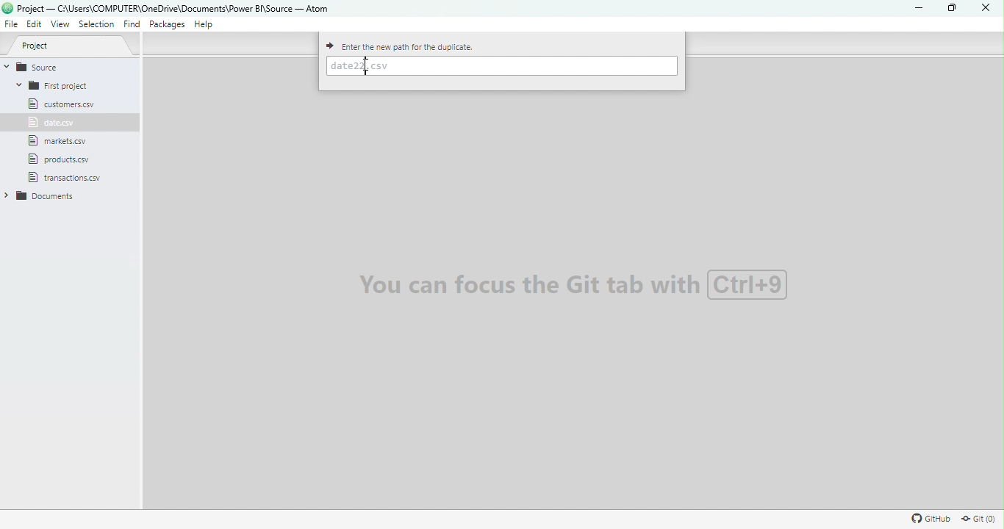  What do you see at coordinates (404, 46) in the screenshot?
I see `Enter the new path for the duplicate` at bounding box center [404, 46].